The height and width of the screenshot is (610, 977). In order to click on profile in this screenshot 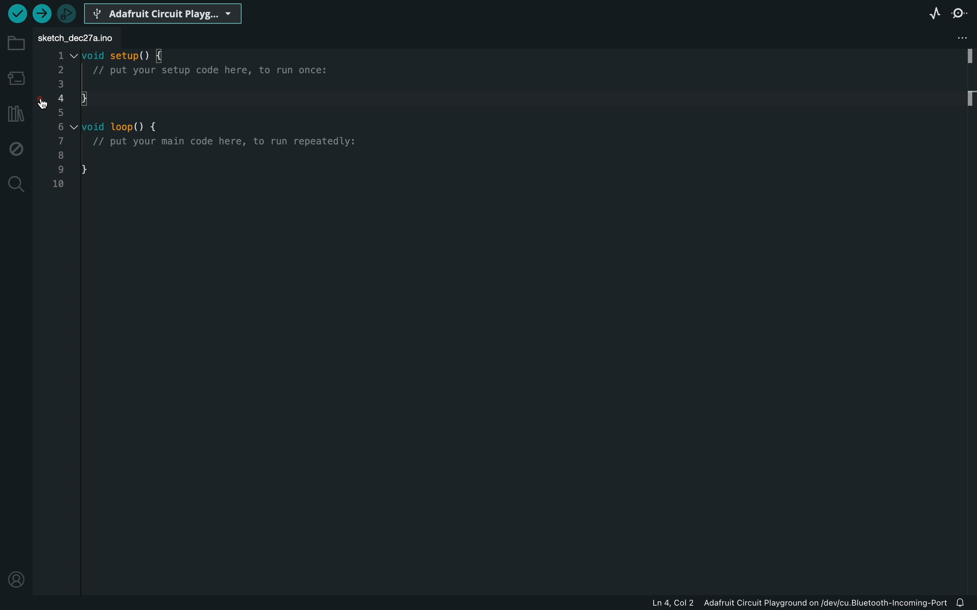, I will do `click(15, 579)`.